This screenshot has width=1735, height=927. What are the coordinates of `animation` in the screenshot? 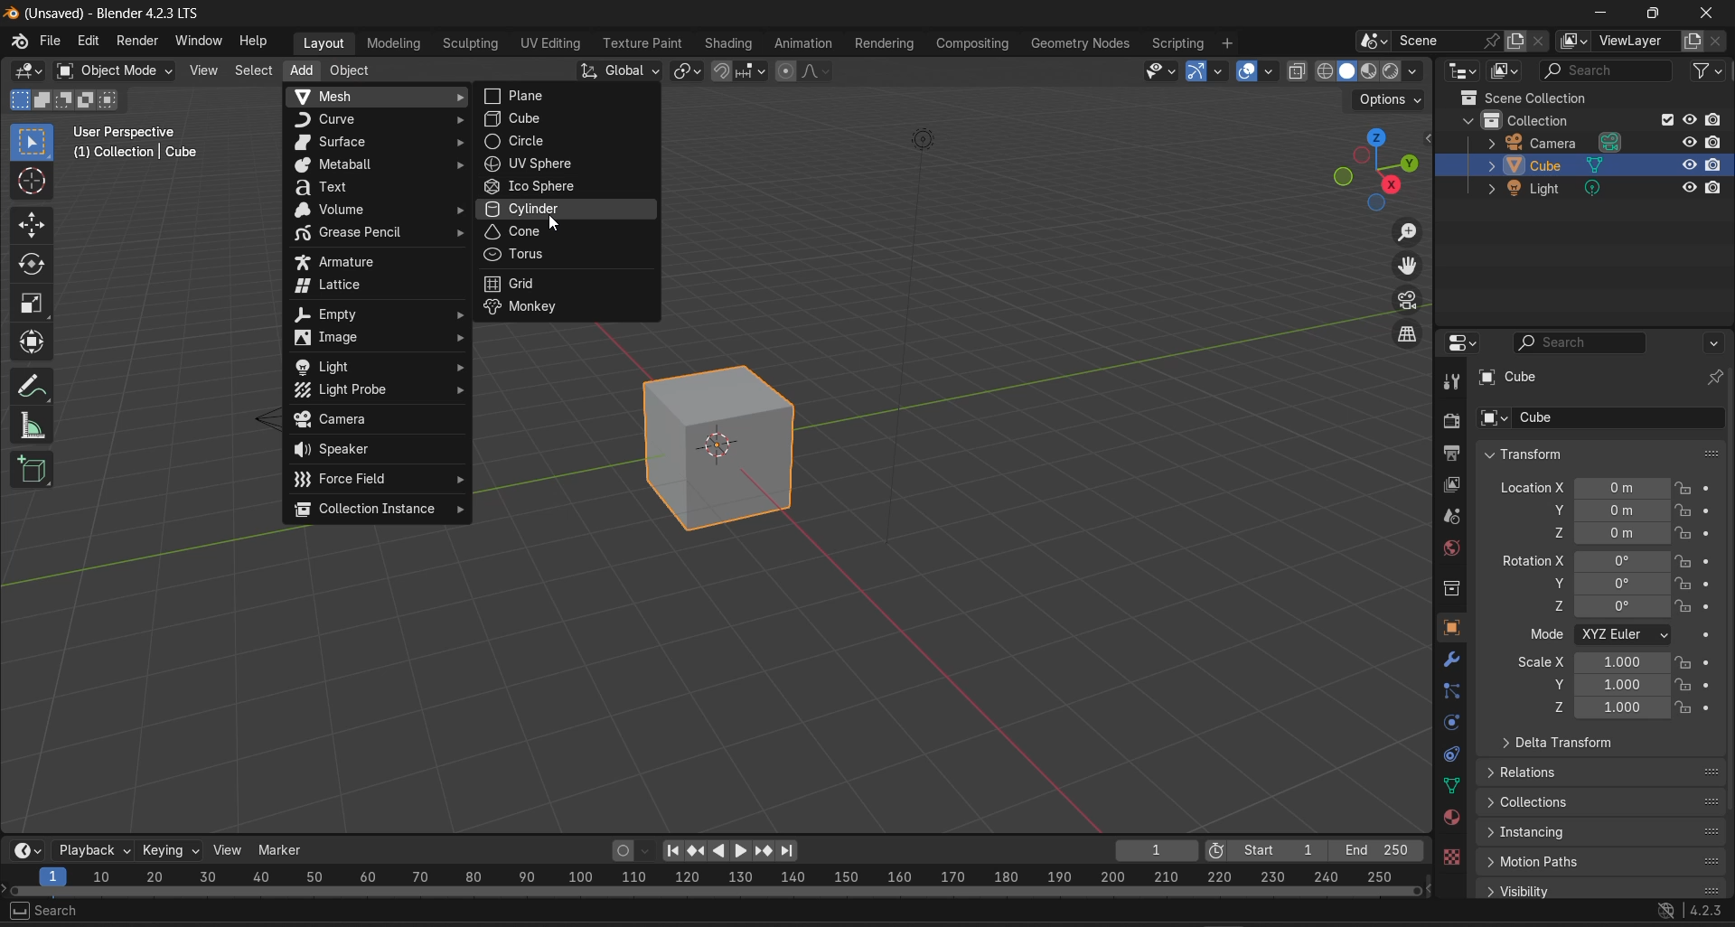 It's located at (804, 42).